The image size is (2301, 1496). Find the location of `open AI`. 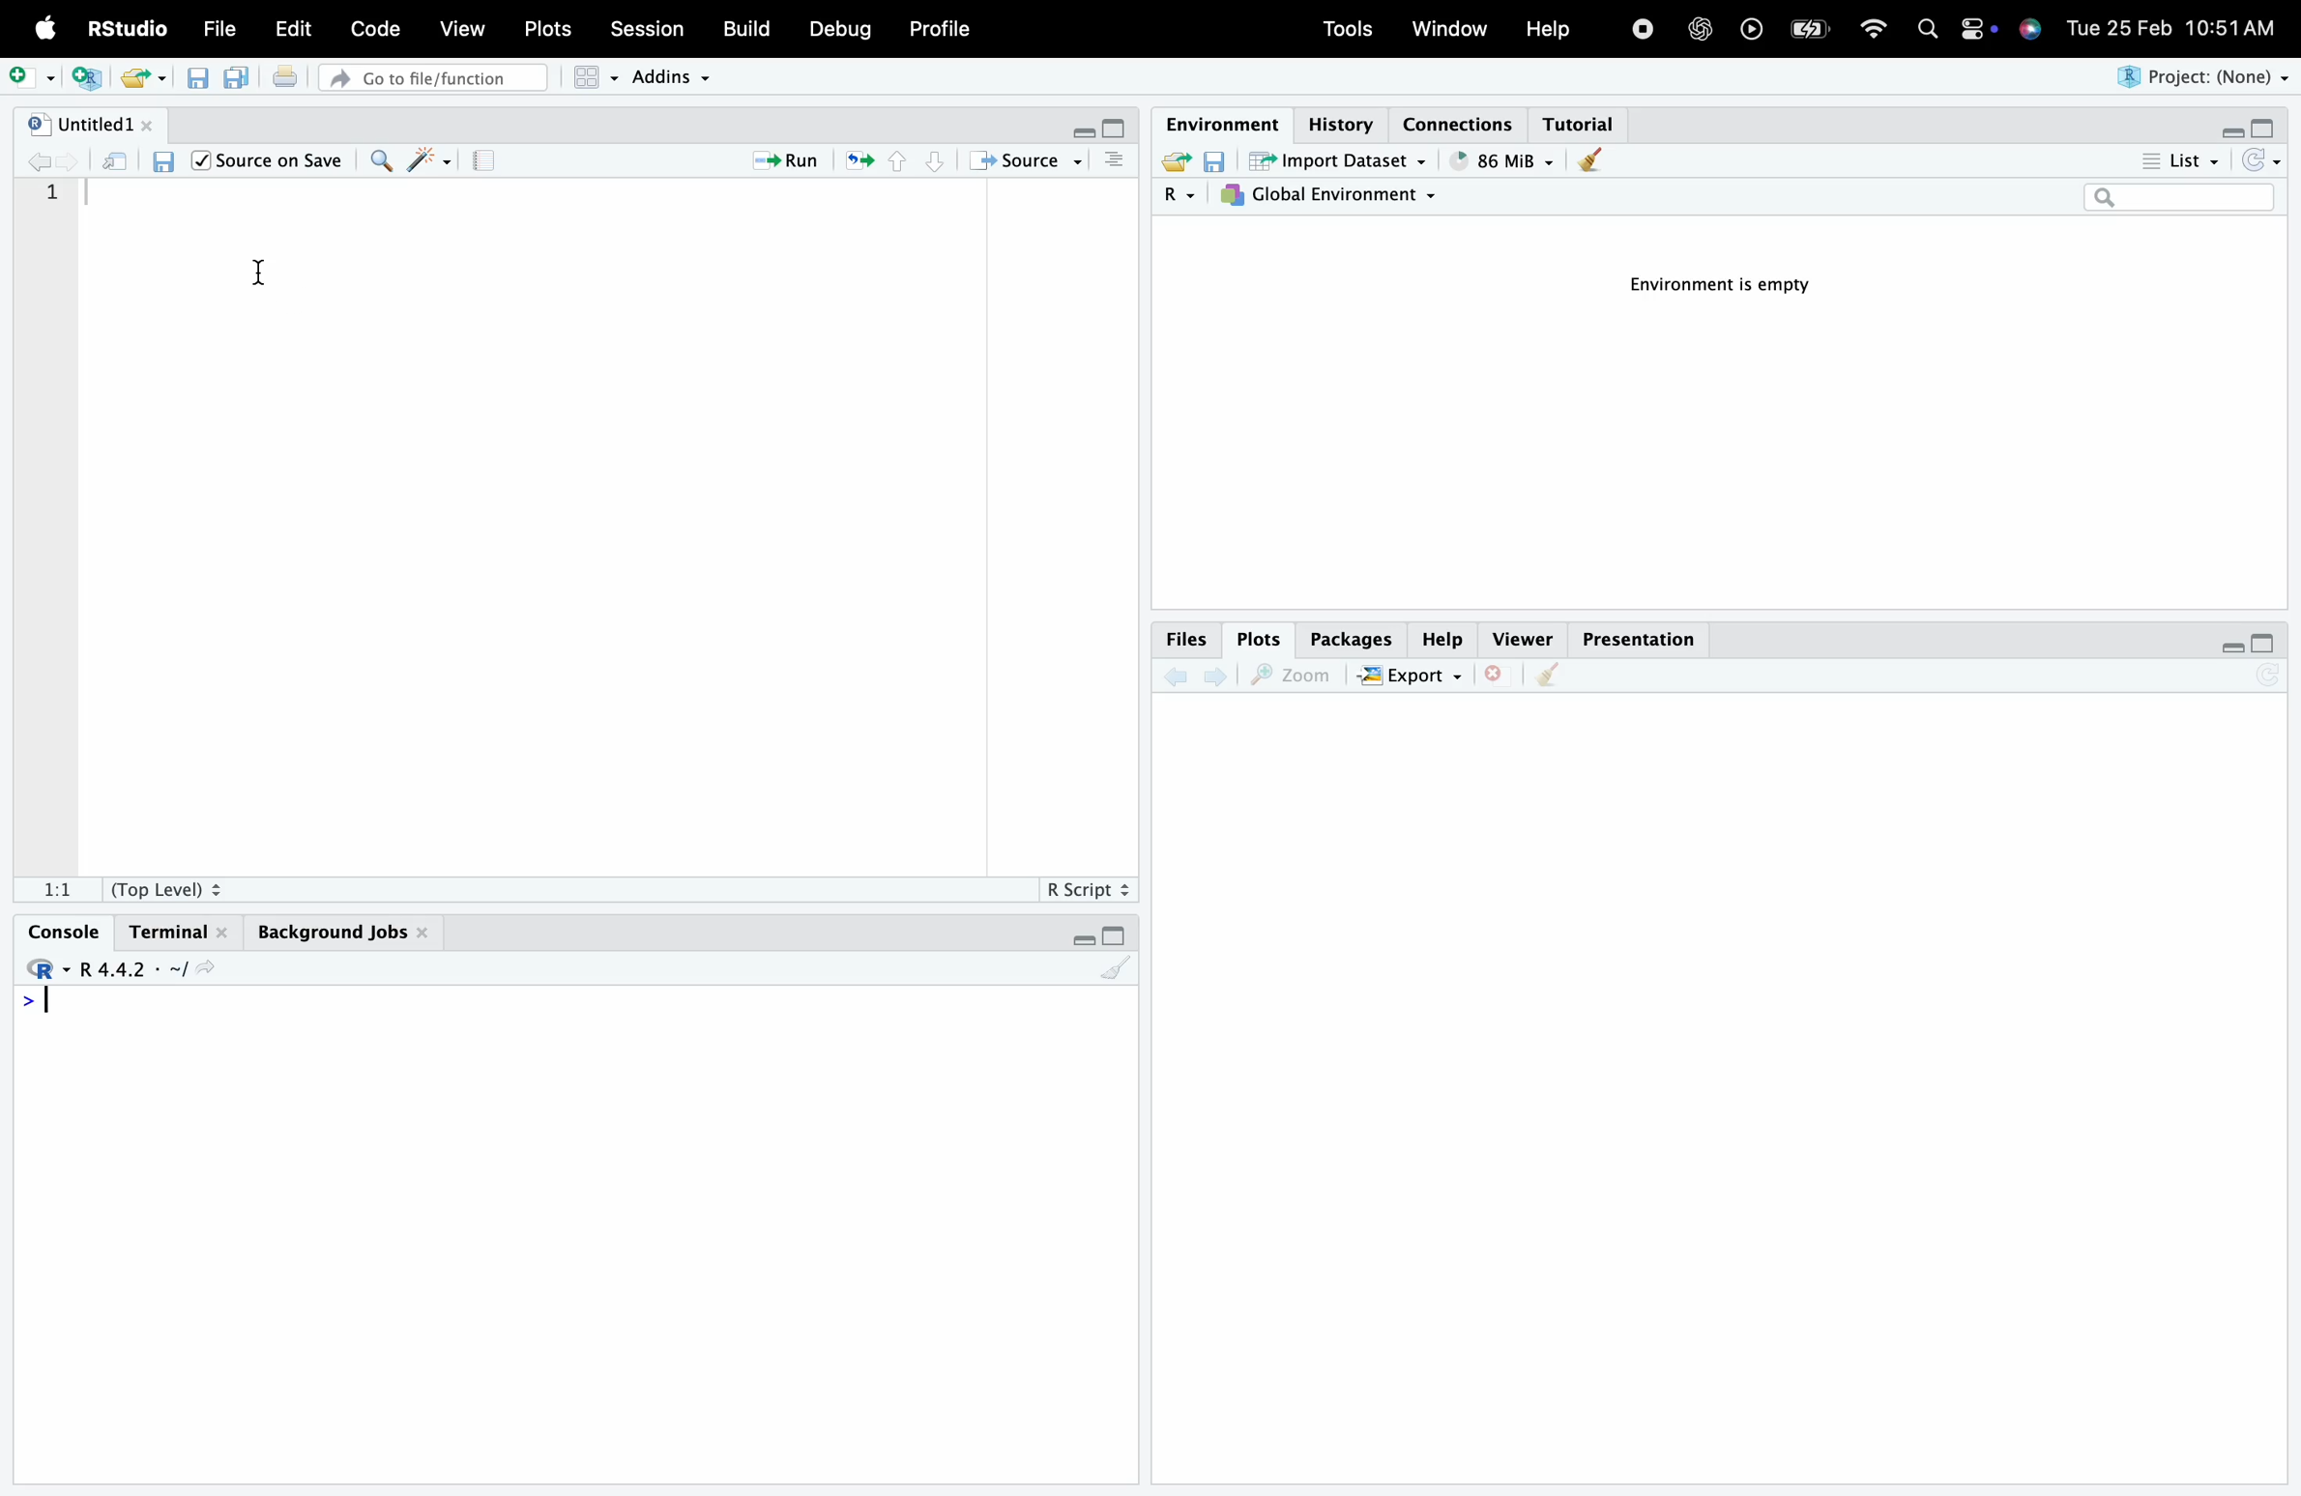

open AI is located at coordinates (1702, 37).